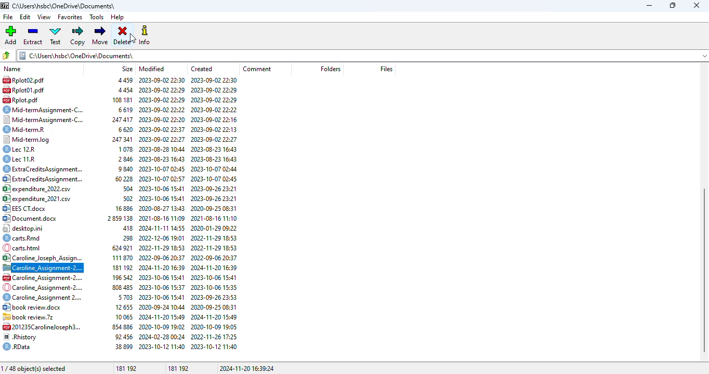 Image resolution: width=709 pixels, height=374 pixels. Describe the element at coordinates (363, 56) in the screenshot. I see `C:\Users\hsbc\OneDrive\Documents\` at that location.